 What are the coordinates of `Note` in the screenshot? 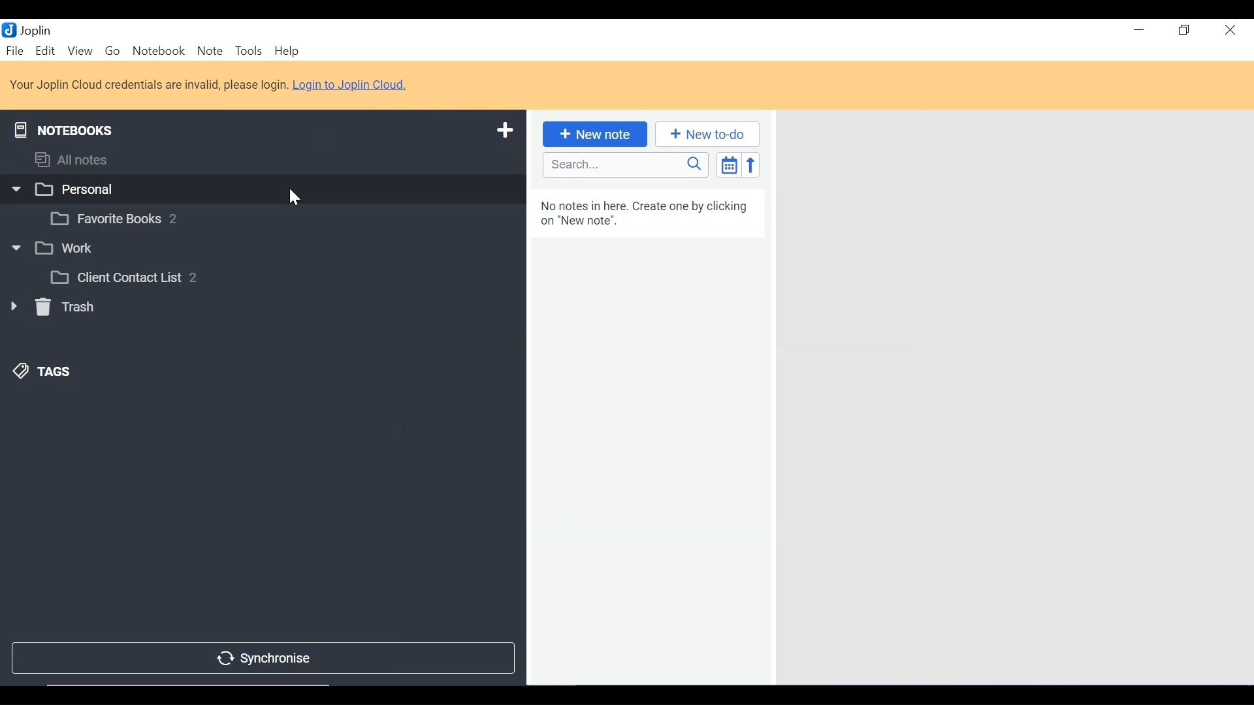 It's located at (210, 52).